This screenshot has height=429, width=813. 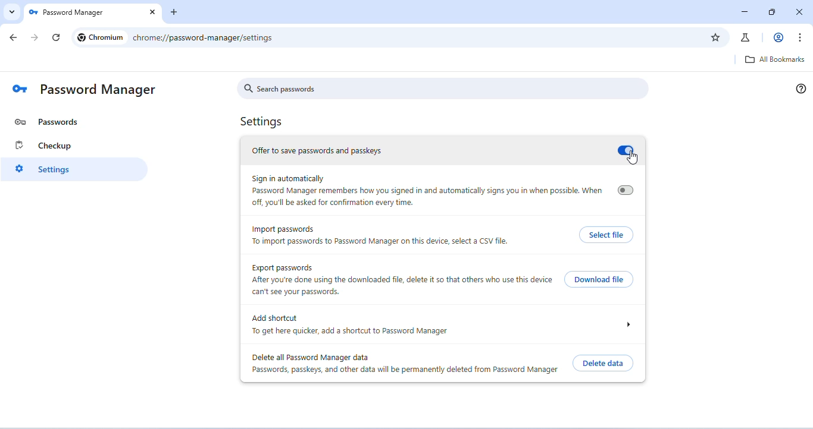 What do you see at coordinates (100, 37) in the screenshot?
I see `Chromium` at bounding box center [100, 37].